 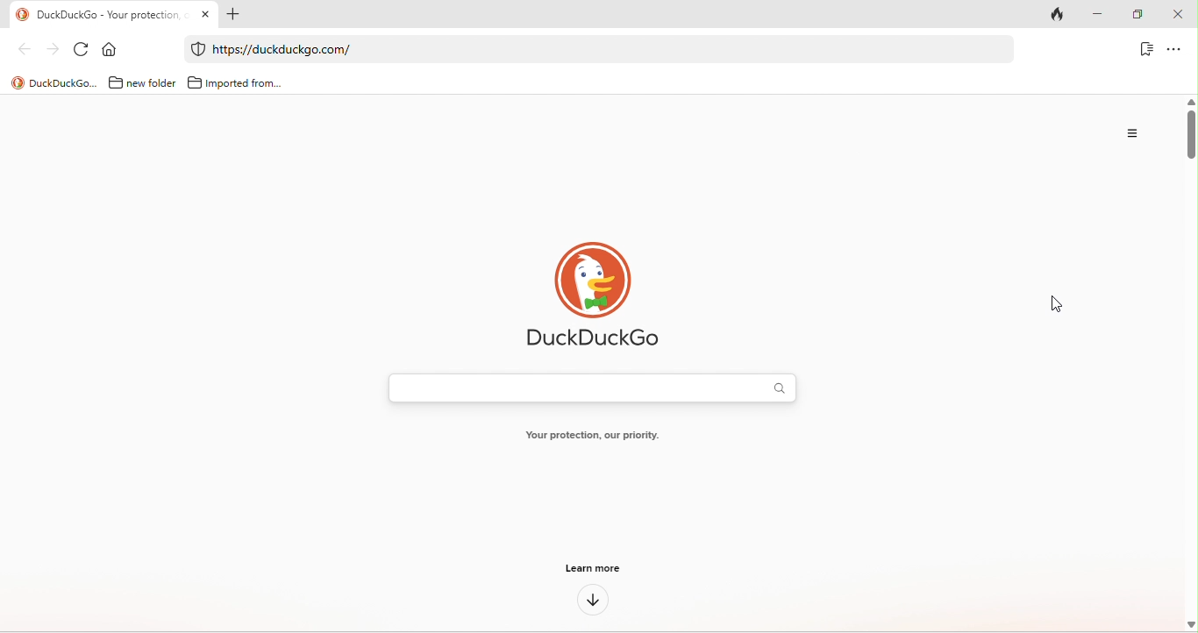 I want to click on add , so click(x=238, y=15).